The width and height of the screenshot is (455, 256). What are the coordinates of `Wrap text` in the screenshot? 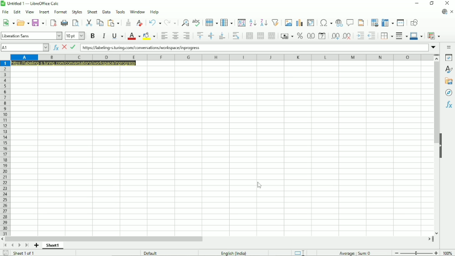 It's located at (236, 35).